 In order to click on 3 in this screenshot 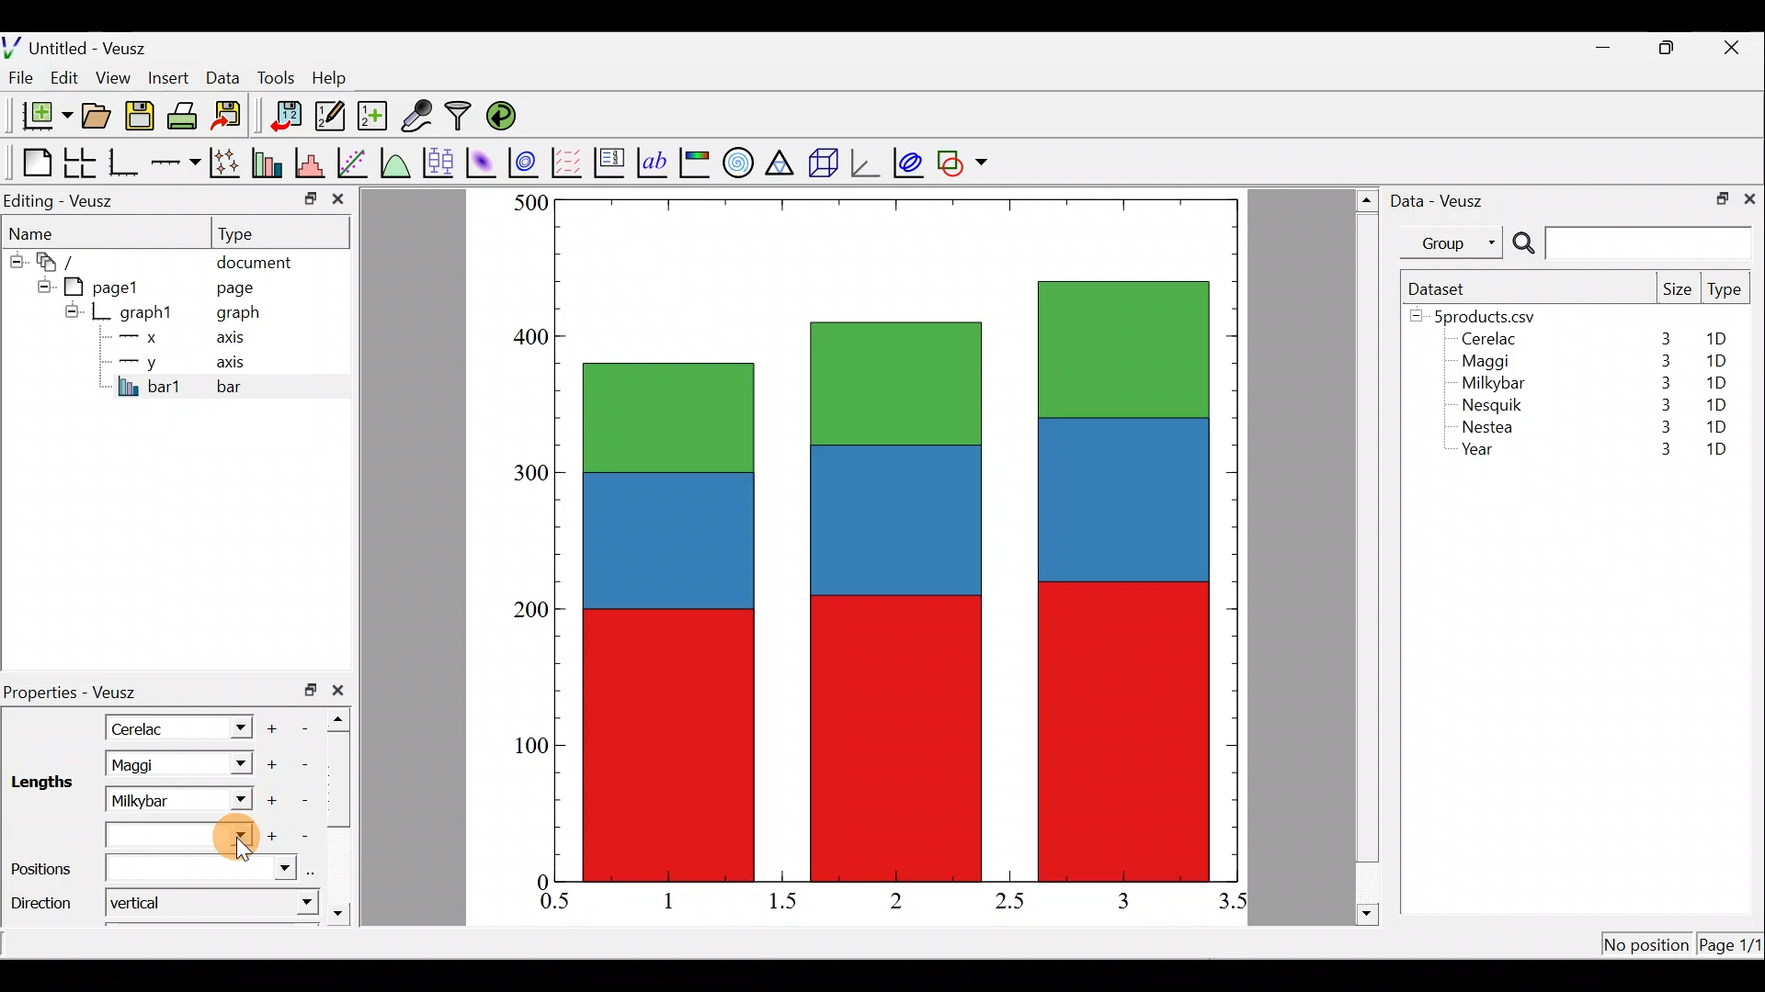, I will do `click(1656, 451)`.